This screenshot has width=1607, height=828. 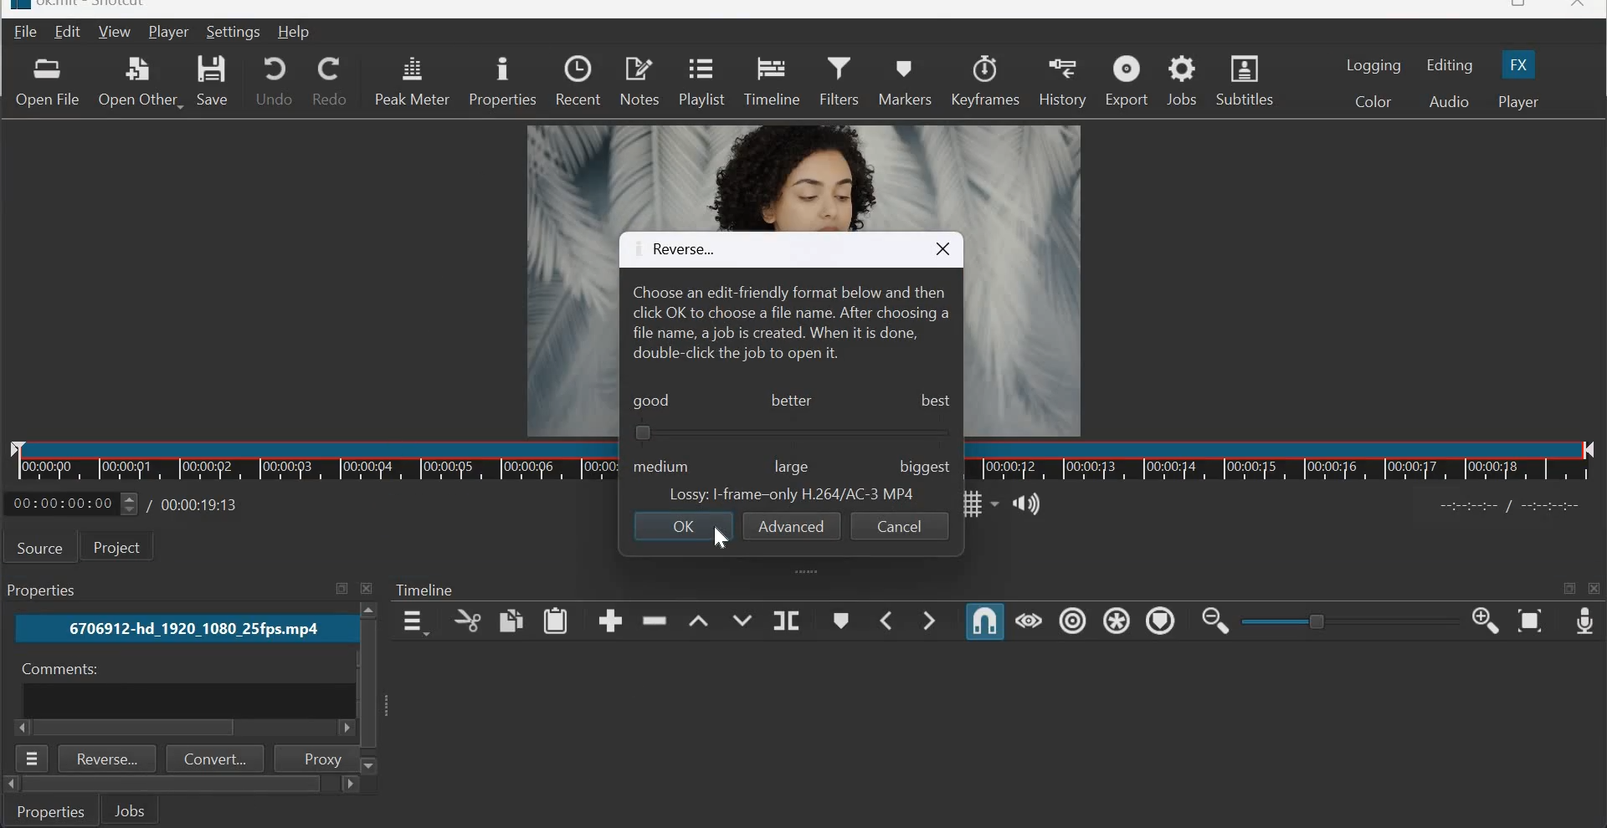 What do you see at coordinates (932, 619) in the screenshot?
I see `Next Marker` at bounding box center [932, 619].